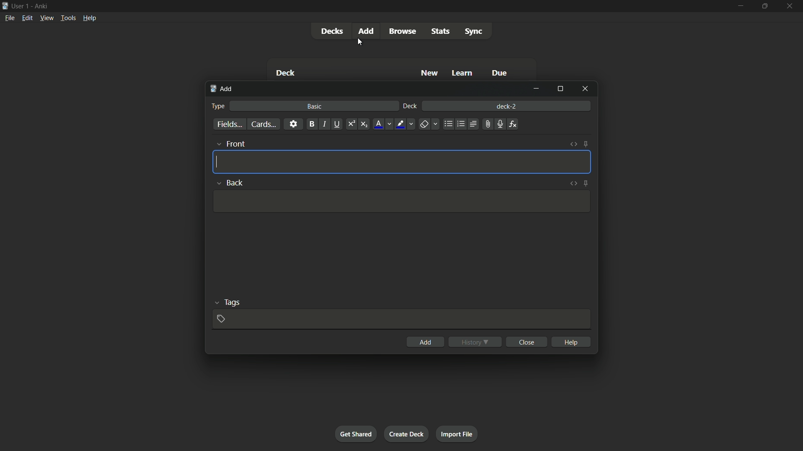 This screenshot has width=803, height=451. Describe the element at coordinates (538, 89) in the screenshot. I see `minimize` at that location.